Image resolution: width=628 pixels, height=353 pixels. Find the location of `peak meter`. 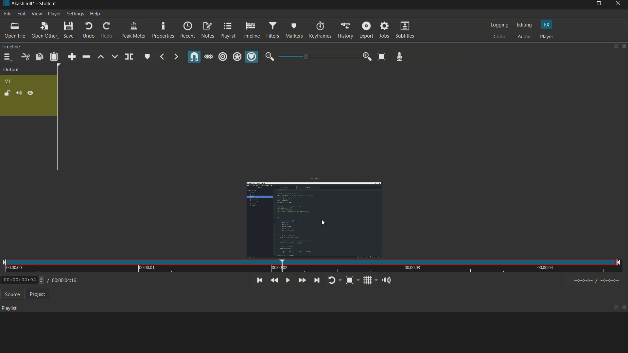

peak meter is located at coordinates (133, 30).